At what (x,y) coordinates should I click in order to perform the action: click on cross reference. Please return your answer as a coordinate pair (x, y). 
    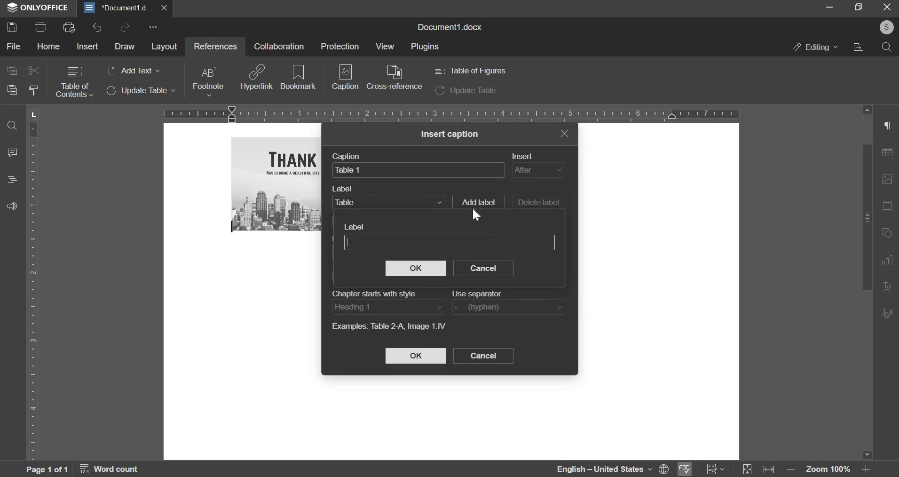
    Looking at the image, I should click on (394, 77).